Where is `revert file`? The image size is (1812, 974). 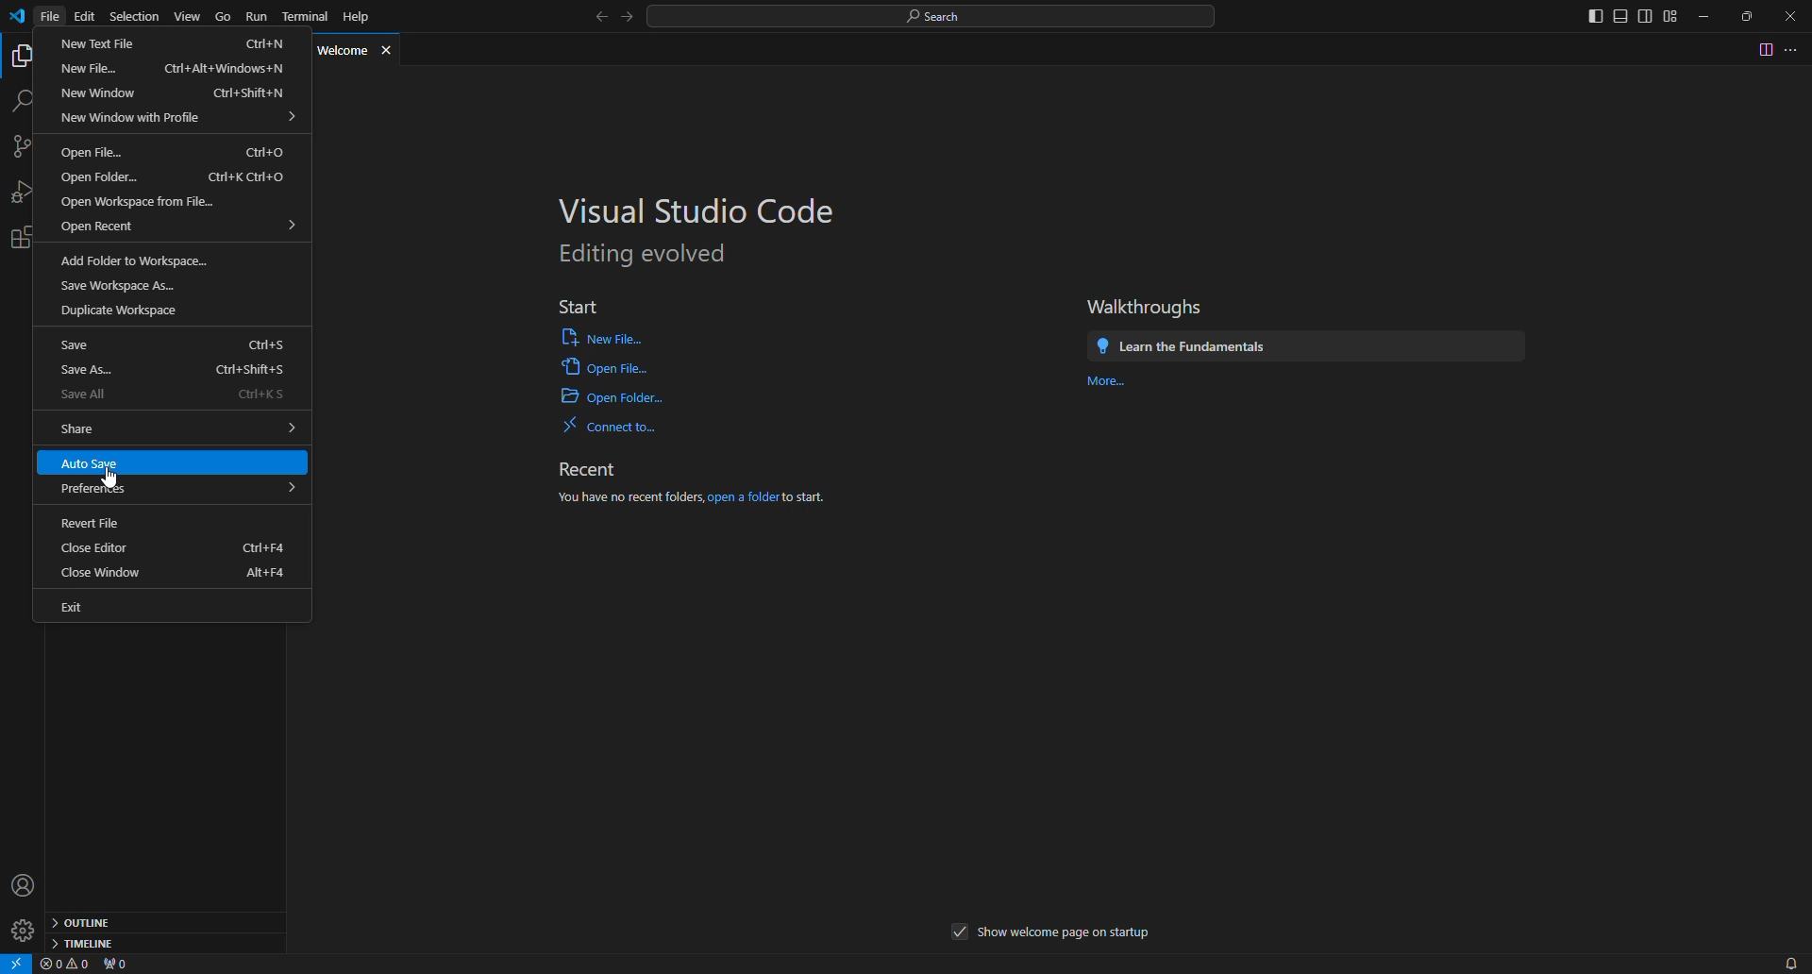 revert file is located at coordinates (91, 523).